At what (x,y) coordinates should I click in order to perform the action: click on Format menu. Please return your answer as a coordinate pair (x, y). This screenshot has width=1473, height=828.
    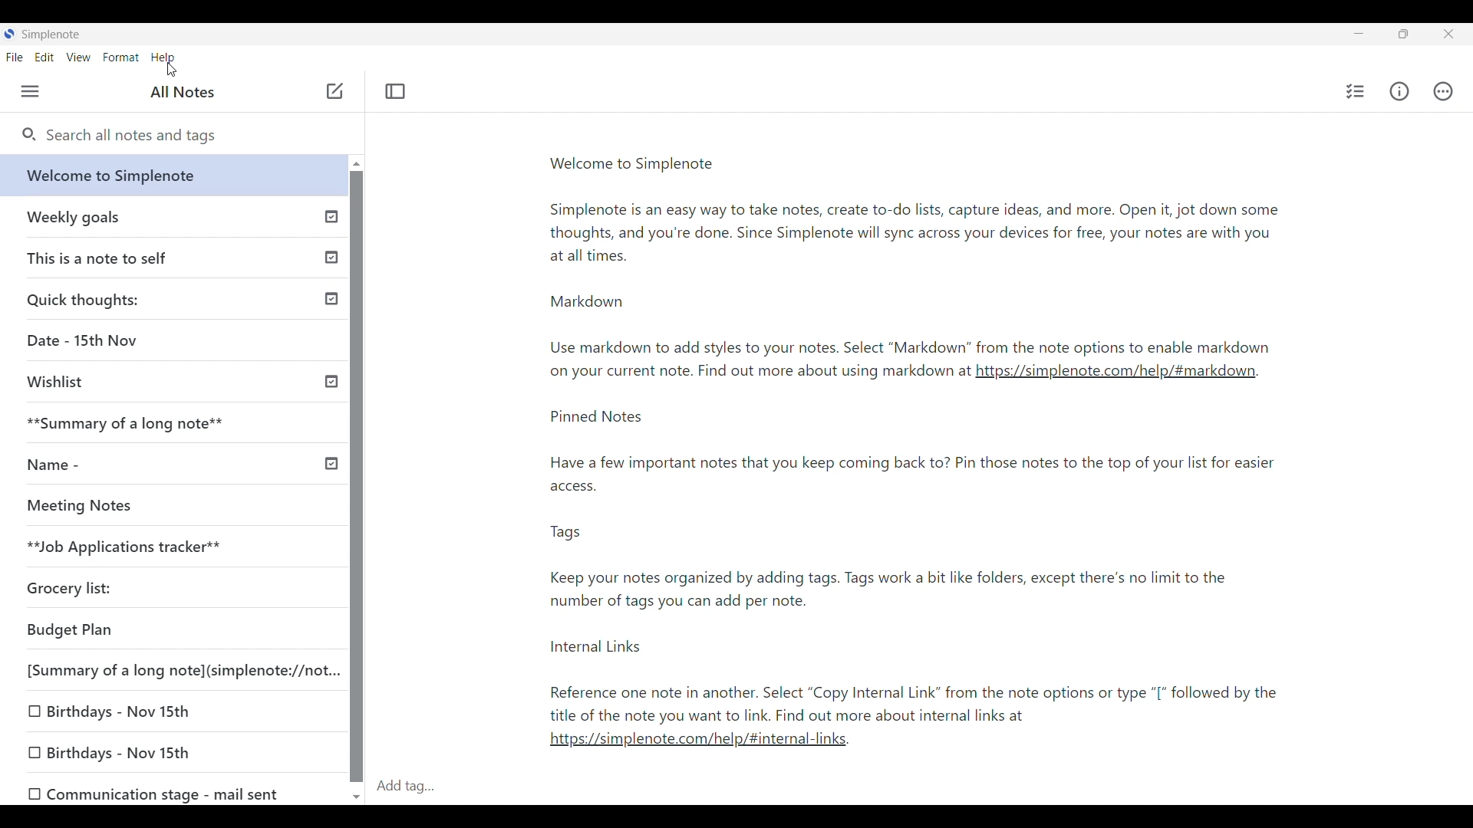
    Looking at the image, I should click on (122, 58).